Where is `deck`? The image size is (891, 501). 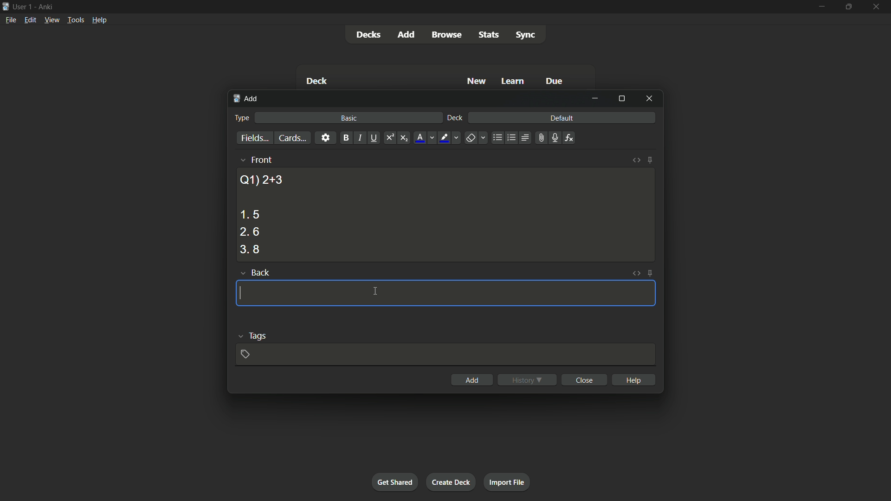 deck is located at coordinates (316, 82).